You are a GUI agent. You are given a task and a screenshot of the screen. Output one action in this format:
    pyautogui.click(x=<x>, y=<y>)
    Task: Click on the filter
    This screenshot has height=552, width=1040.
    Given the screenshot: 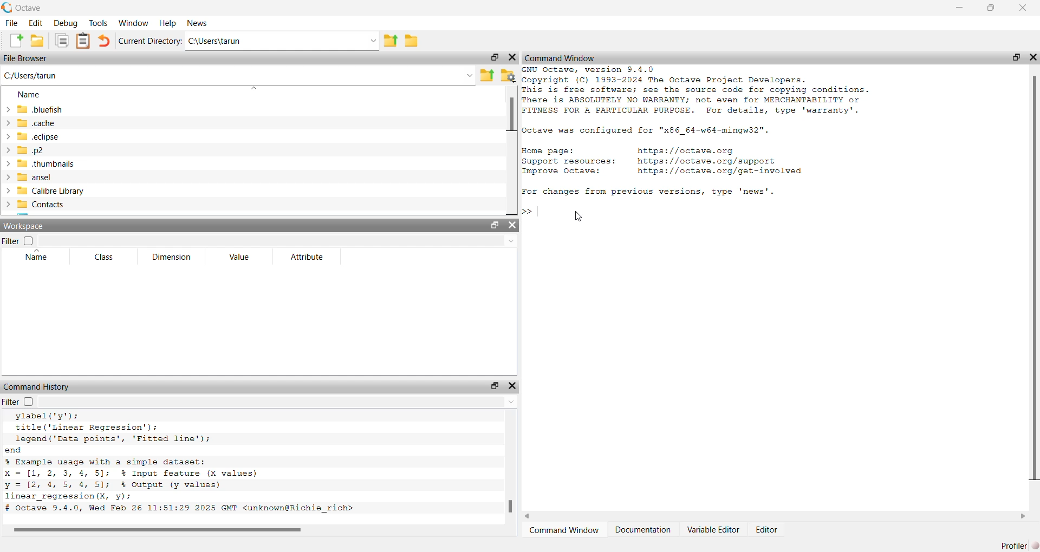 What is the action you would take?
    pyautogui.click(x=16, y=241)
    